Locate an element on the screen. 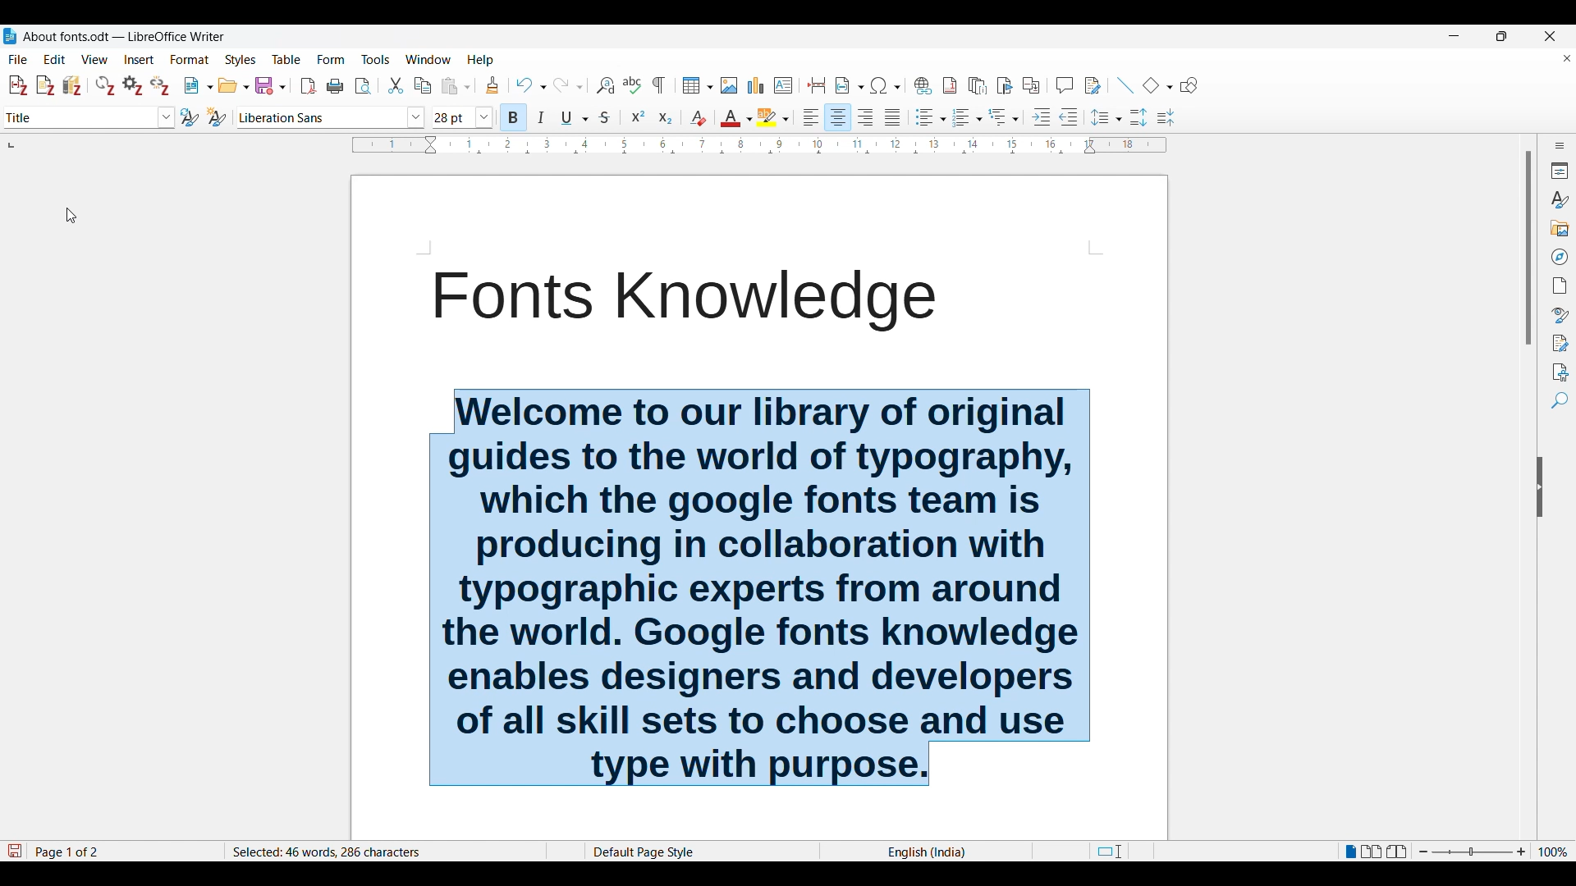  Changed to current selection is located at coordinates (21, 117).